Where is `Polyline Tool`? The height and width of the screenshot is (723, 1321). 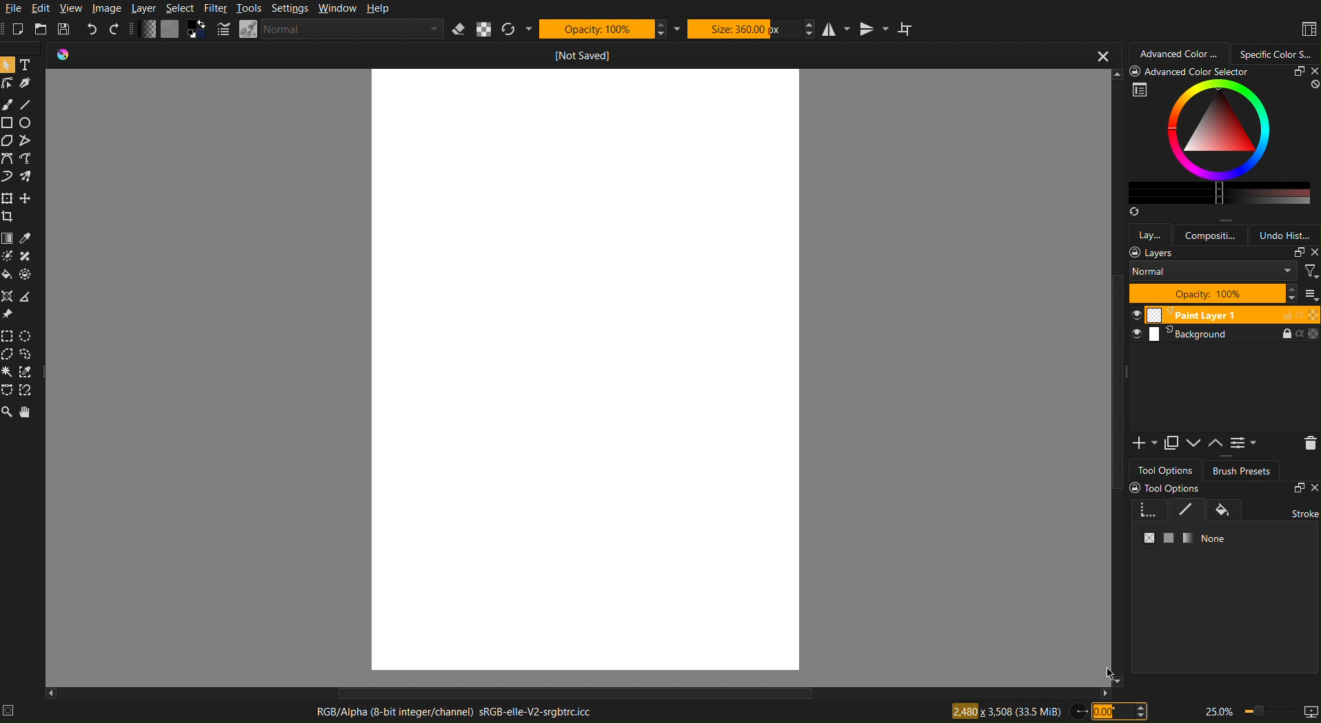
Polyline Tool is located at coordinates (31, 159).